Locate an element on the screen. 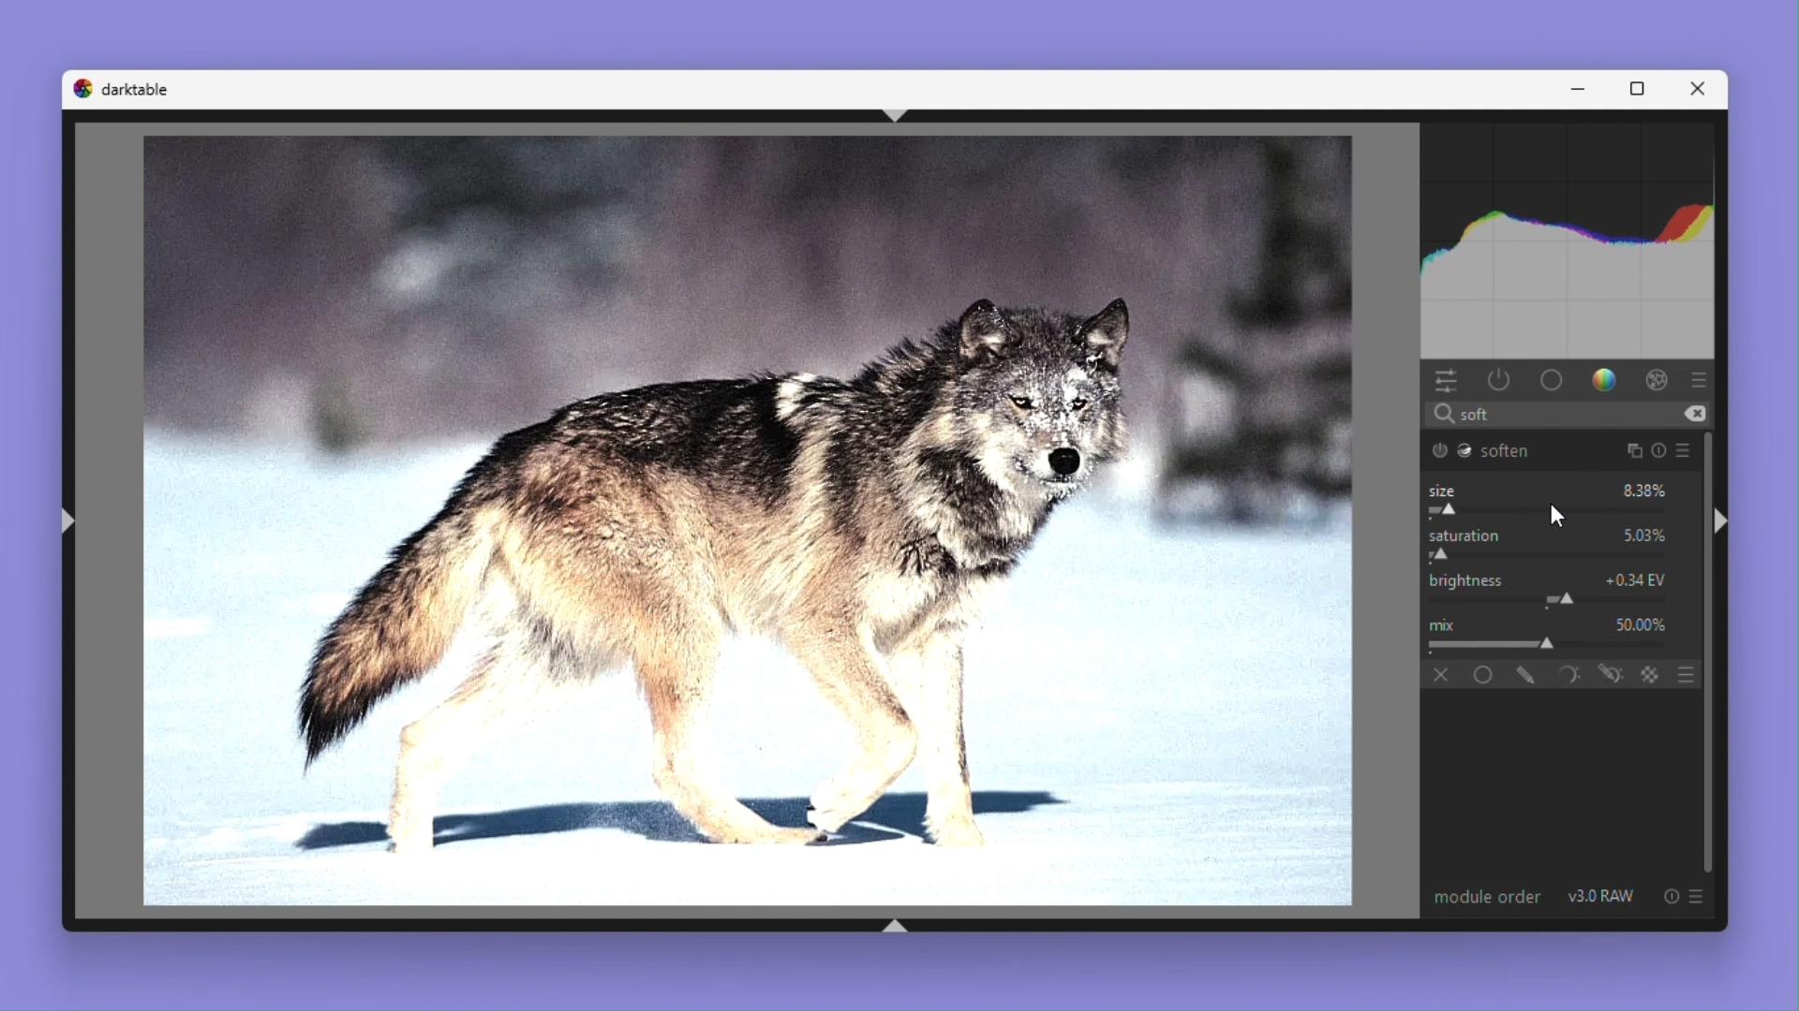 This screenshot has height=1011, width=1799. drawn mask is located at coordinates (1525, 674).